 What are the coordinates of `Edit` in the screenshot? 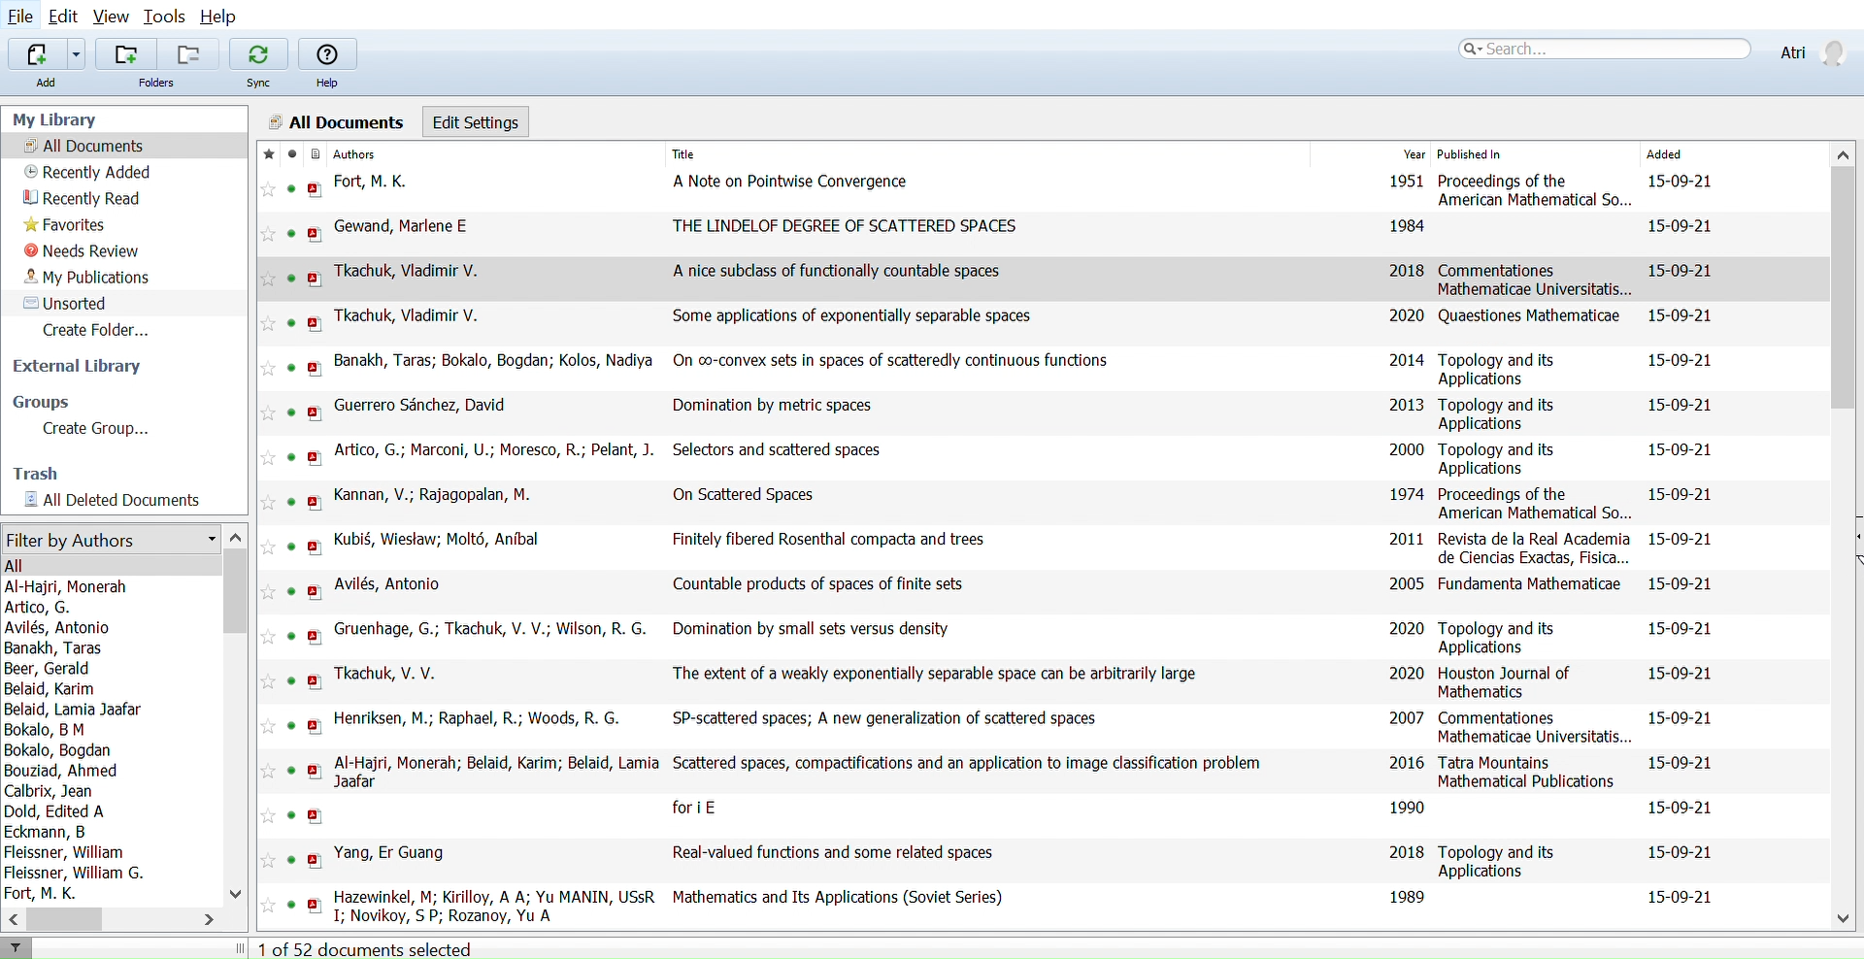 It's located at (67, 17).